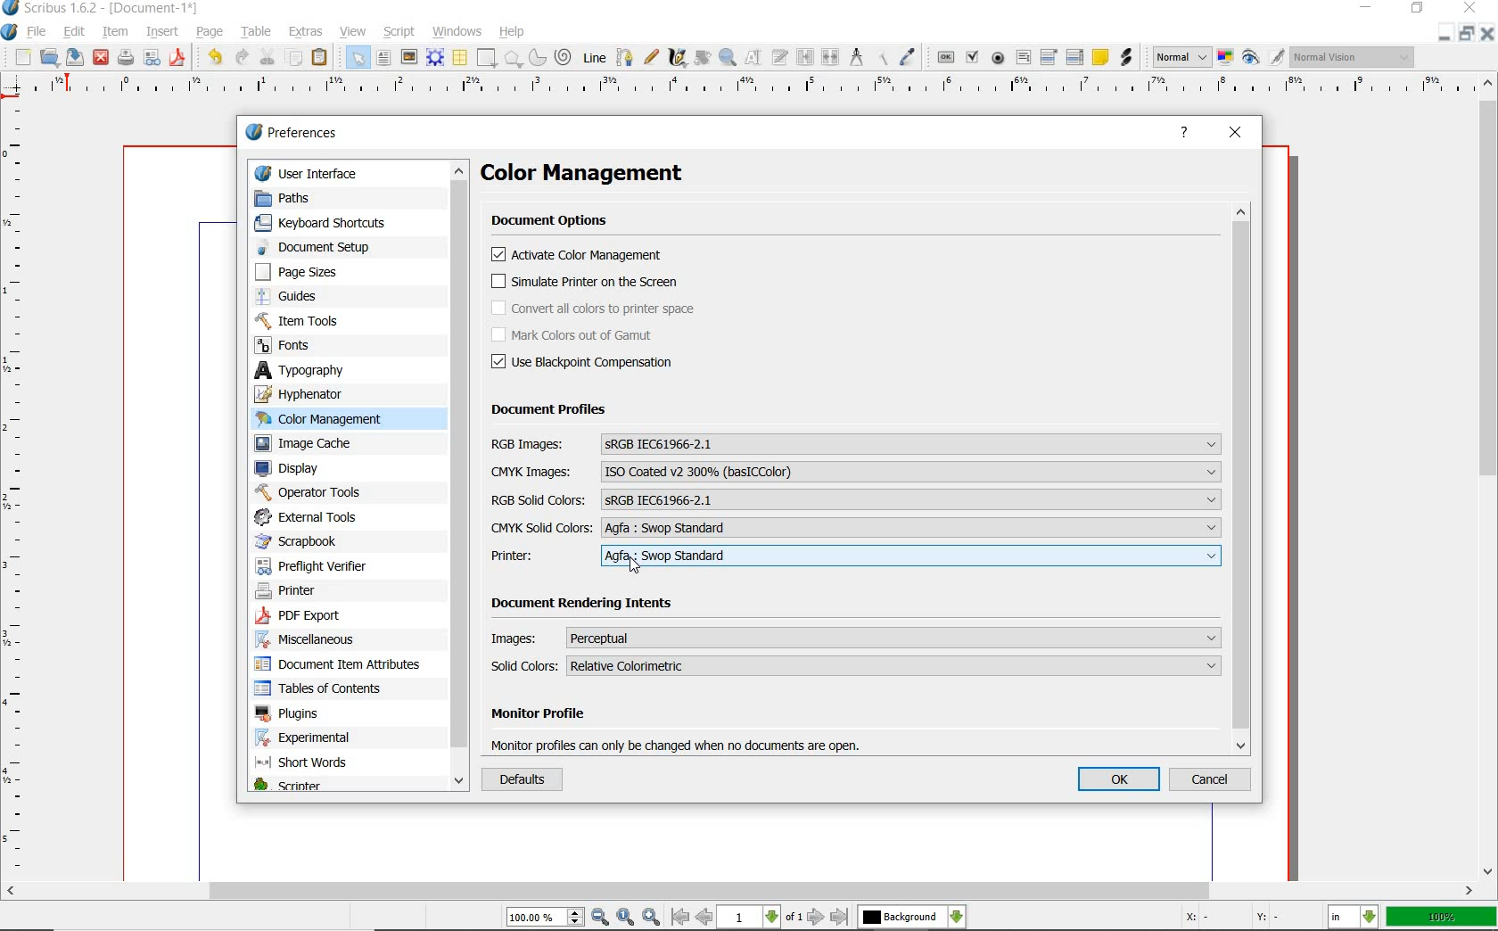 The image size is (1498, 931). What do you see at coordinates (1214, 780) in the screenshot?
I see `CANCEL` at bounding box center [1214, 780].